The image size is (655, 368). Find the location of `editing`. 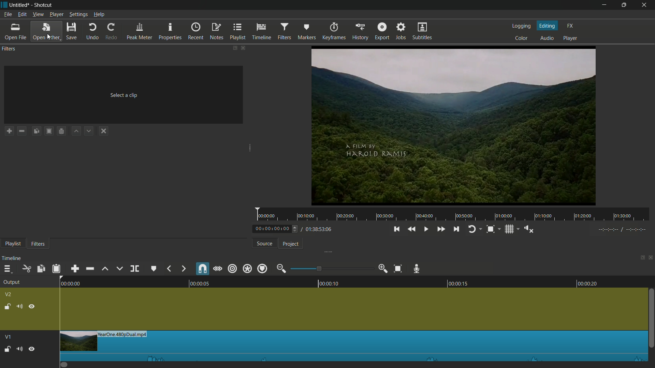

editing is located at coordinates (548, 26).